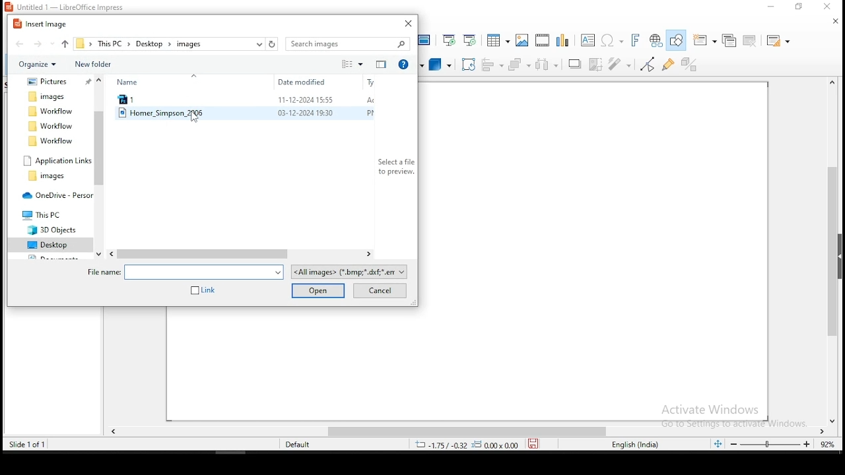 This screenshot has width=845, height=475. I want to click on organize, so click(38, 65).